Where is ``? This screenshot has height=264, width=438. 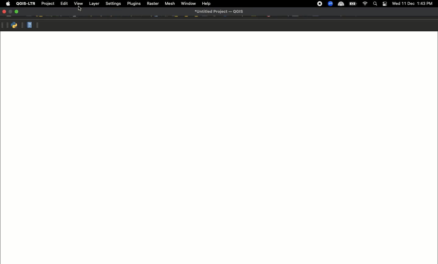
 is located at coordinates (38, 26).